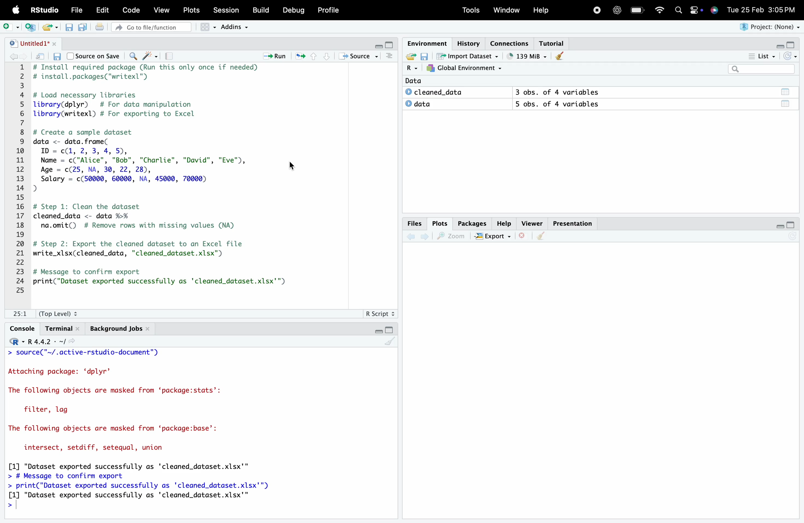  Describe the element at coordinates (543, 236) in the screenshot. I see `Clear console (Ctrl + L)` at that location.